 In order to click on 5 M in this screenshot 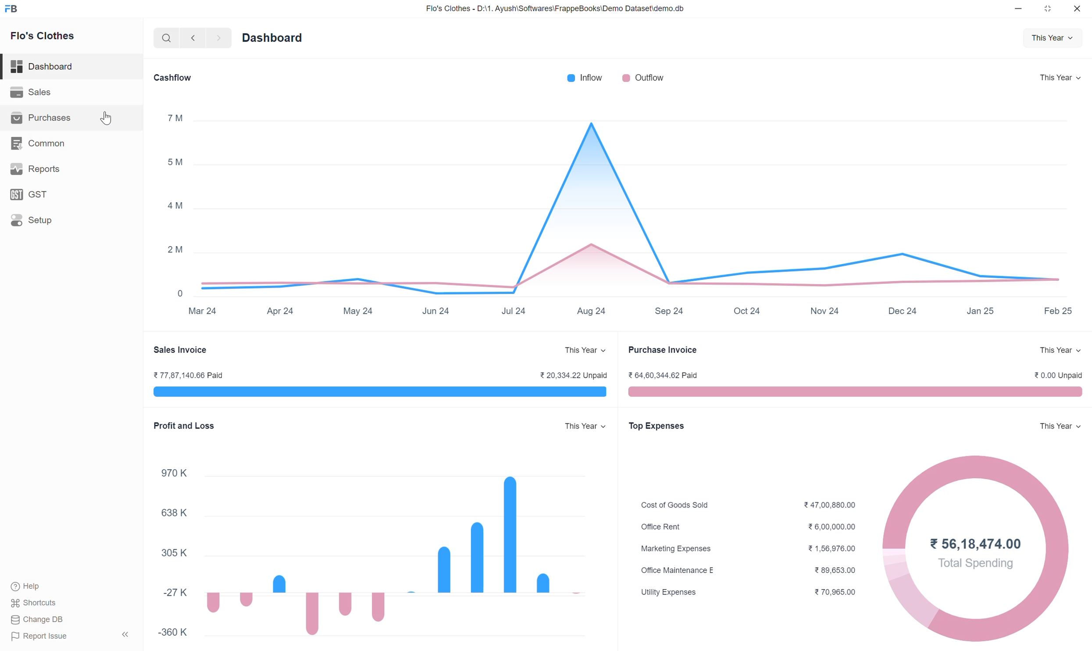, I will do `click(175, 162)`.